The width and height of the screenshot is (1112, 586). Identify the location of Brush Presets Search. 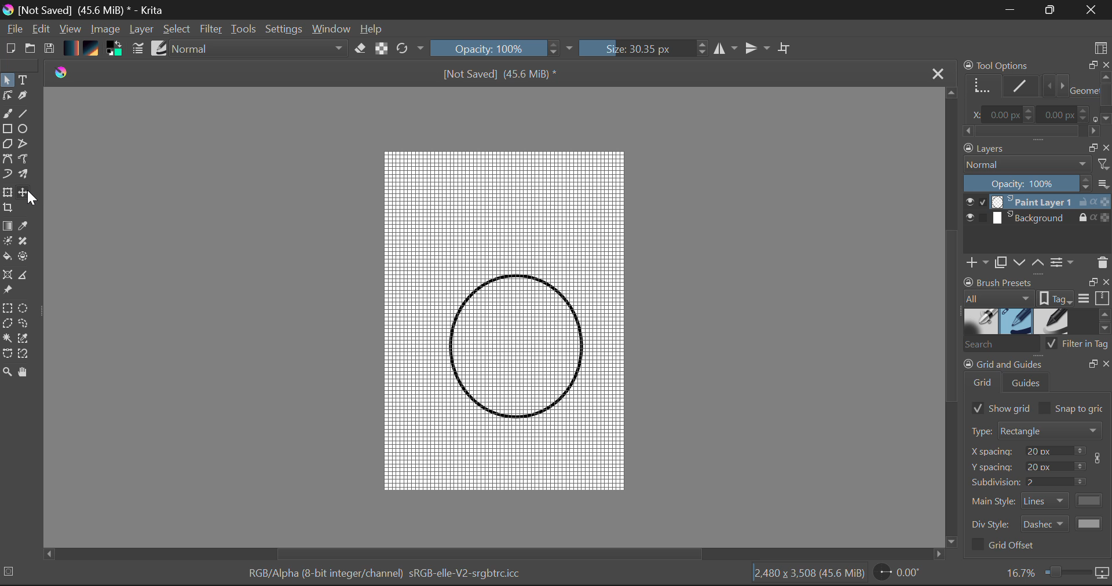
(1037, 347).